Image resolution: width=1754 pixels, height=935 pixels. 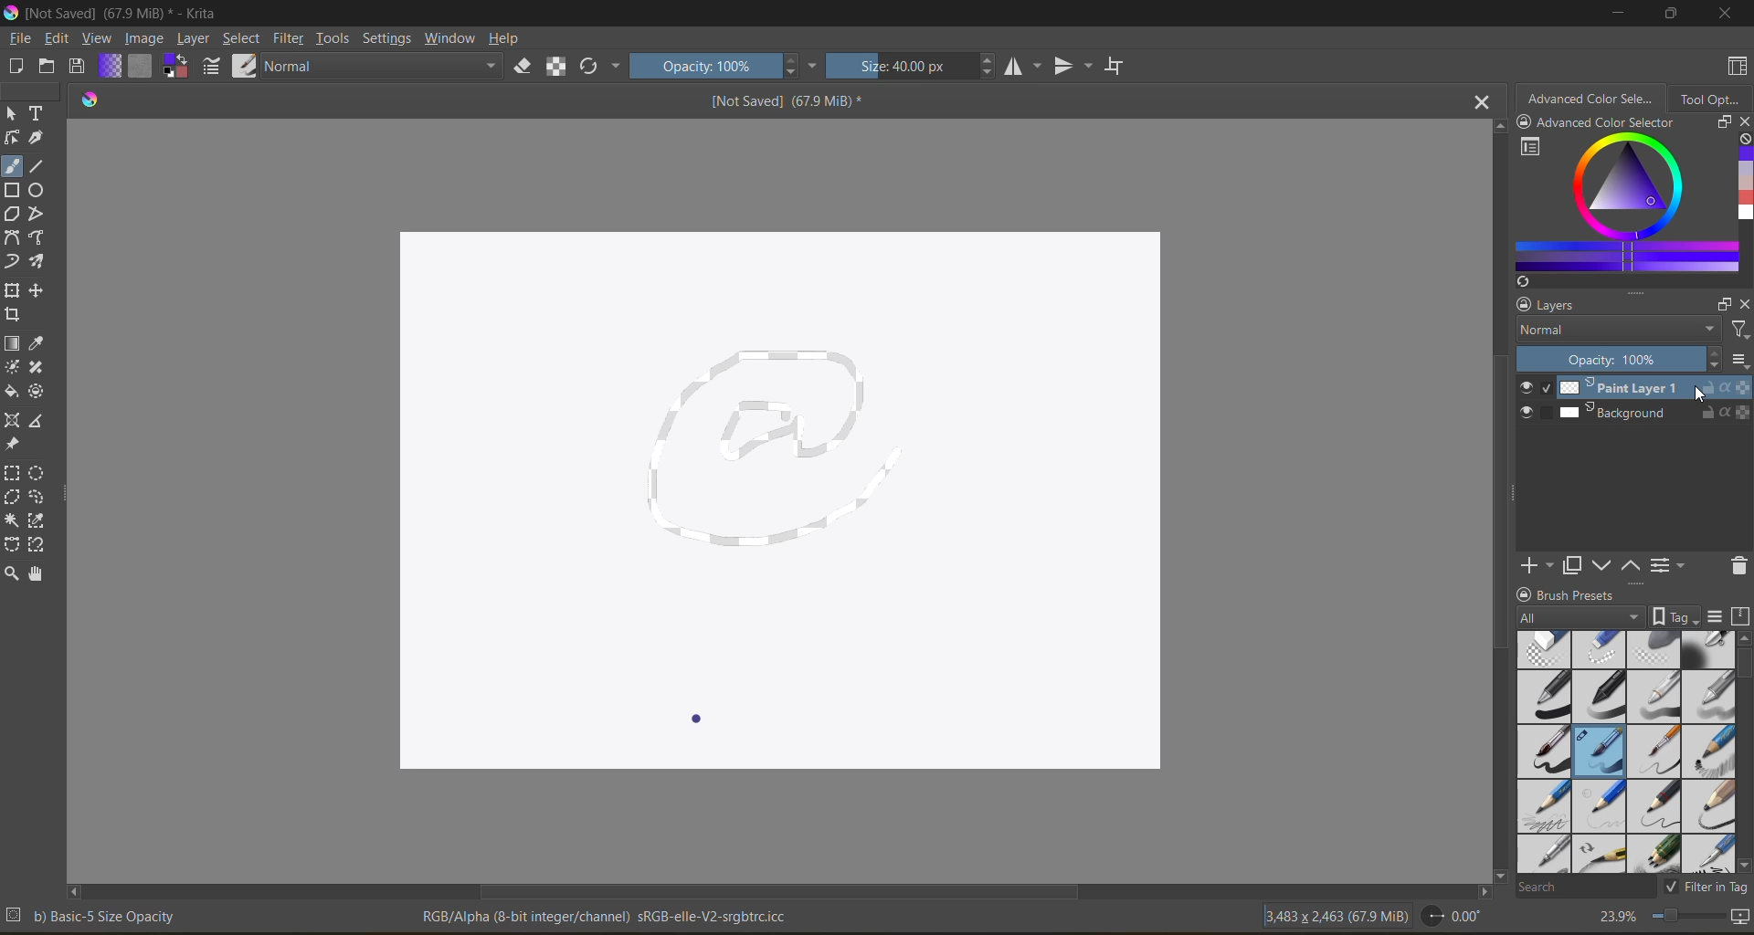 I want to click on file, so click(x=19, y=38).